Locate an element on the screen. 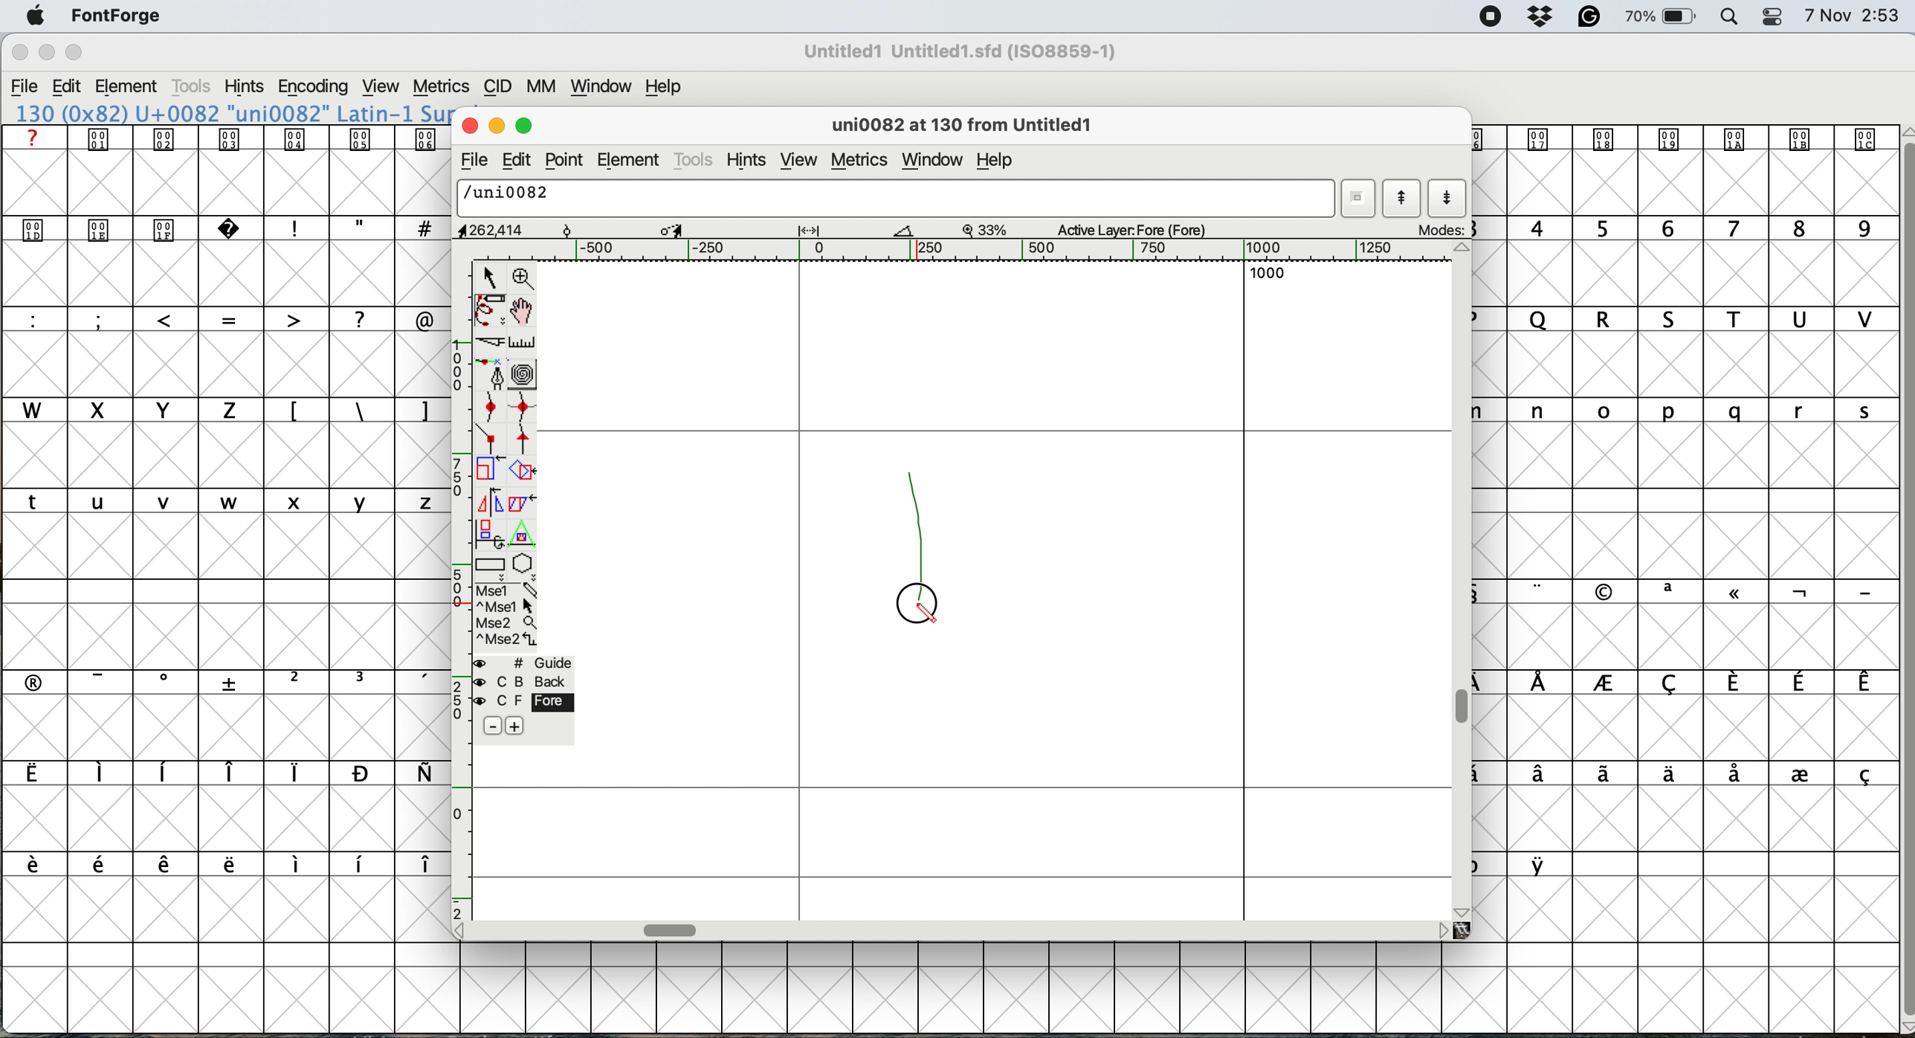  special characters is located at coordinates (1685, 684).